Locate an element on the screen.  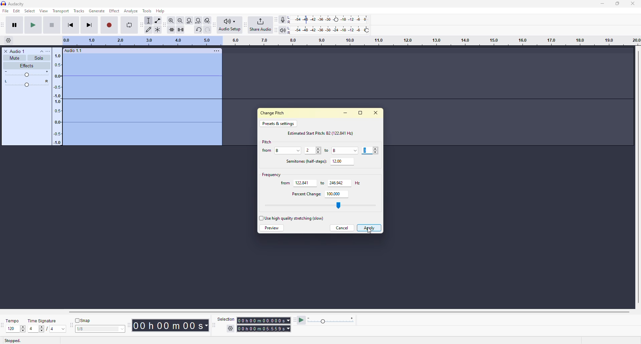
selection tool is located at coordinates (149, 21).